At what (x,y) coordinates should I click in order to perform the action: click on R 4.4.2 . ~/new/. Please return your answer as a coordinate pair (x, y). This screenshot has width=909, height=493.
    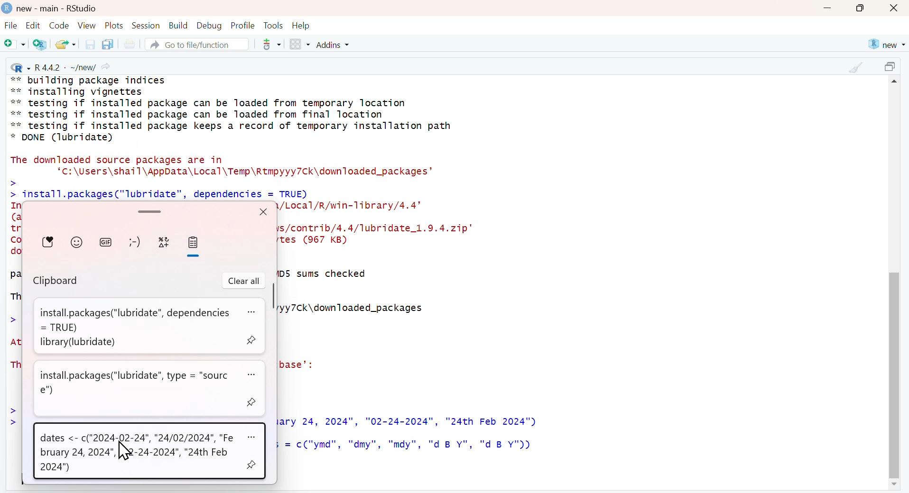
    Looking at the image, I should click on (62, 66).